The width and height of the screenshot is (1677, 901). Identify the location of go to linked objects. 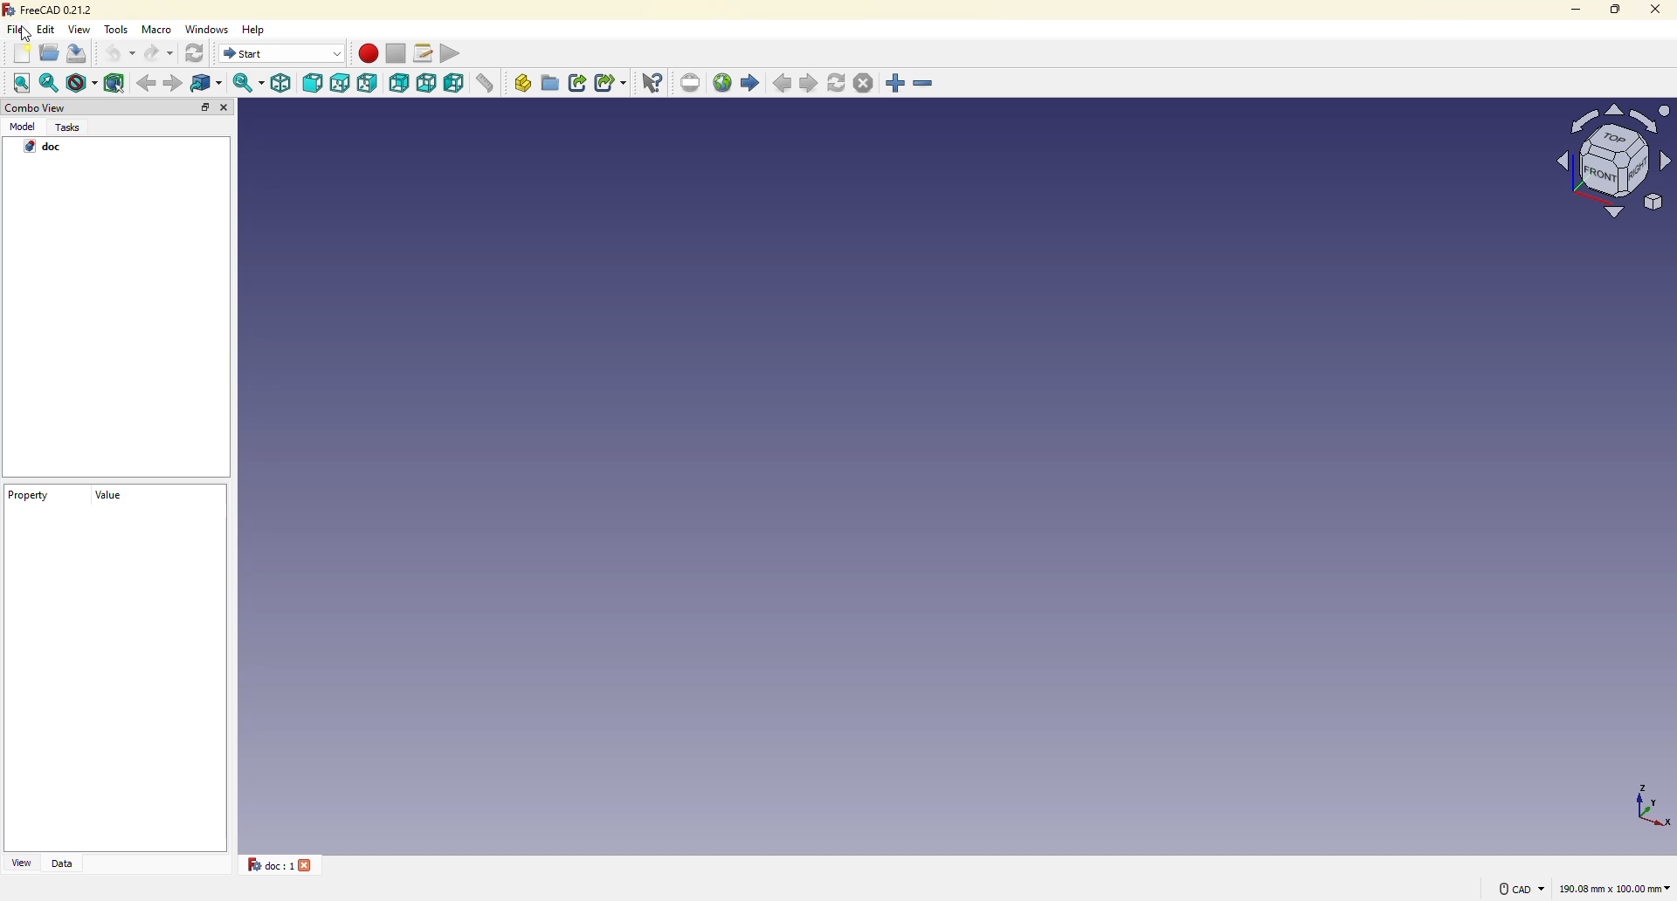
(211, 84).